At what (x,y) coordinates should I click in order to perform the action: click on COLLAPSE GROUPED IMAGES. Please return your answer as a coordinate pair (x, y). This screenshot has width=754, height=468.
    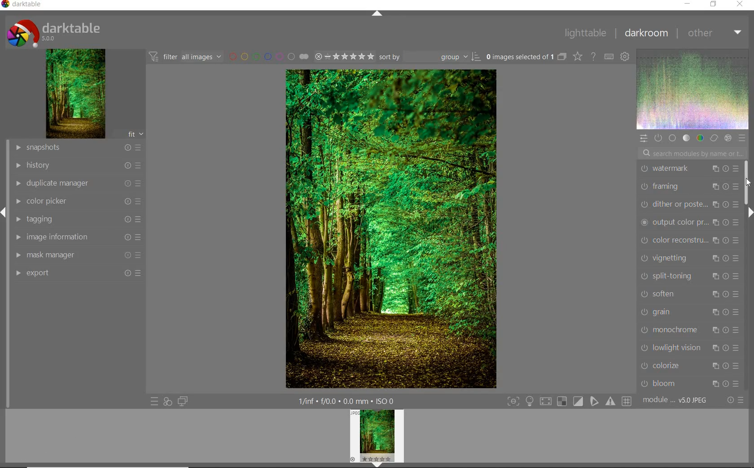
    Looking at the image, I should click on (562, 56).